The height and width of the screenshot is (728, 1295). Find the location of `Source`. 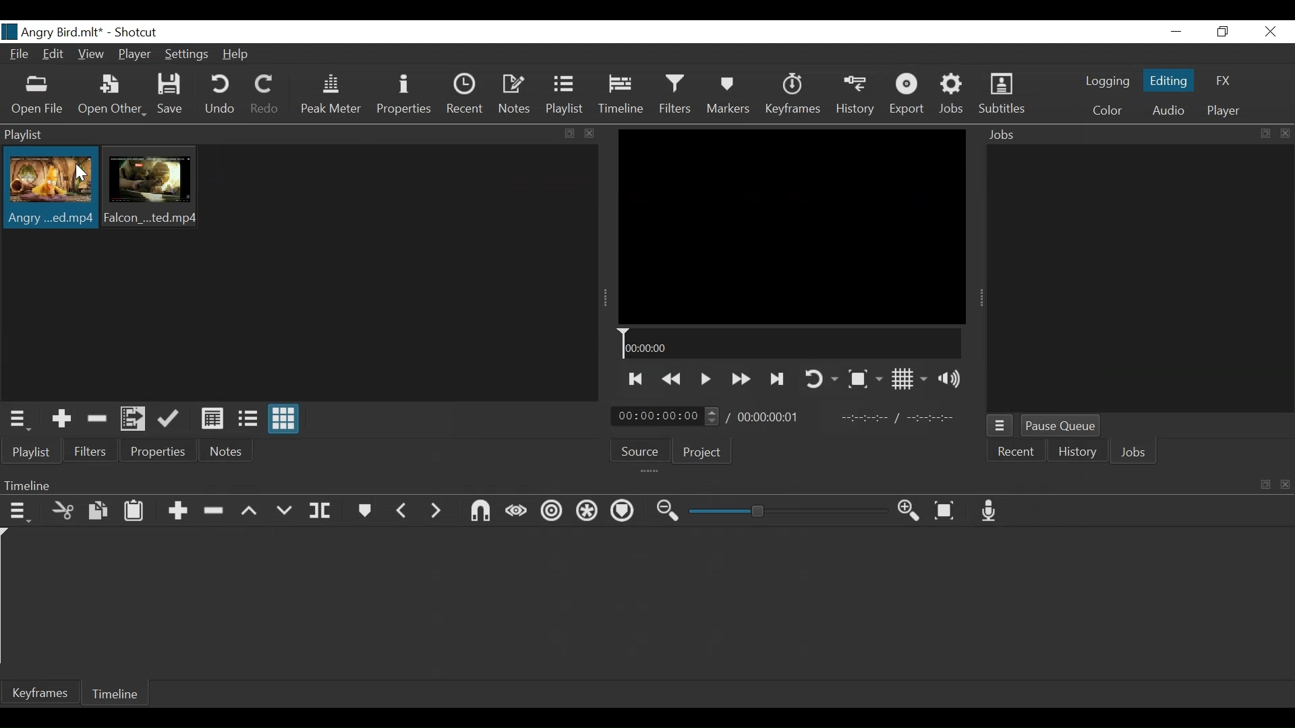

Source is located at coordinates (639, 450).